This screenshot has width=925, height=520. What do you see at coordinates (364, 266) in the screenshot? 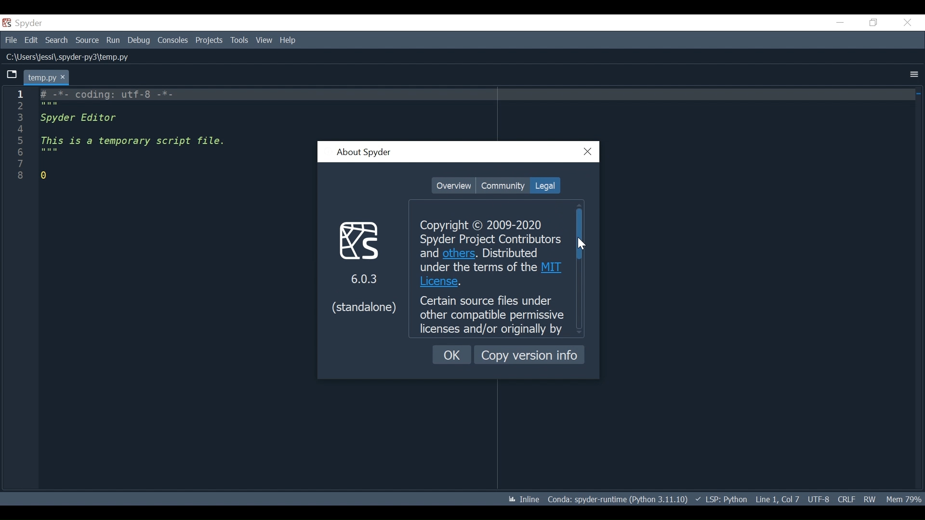
I see `6.0.3 (standalone)` at bounding box center [364, 266].